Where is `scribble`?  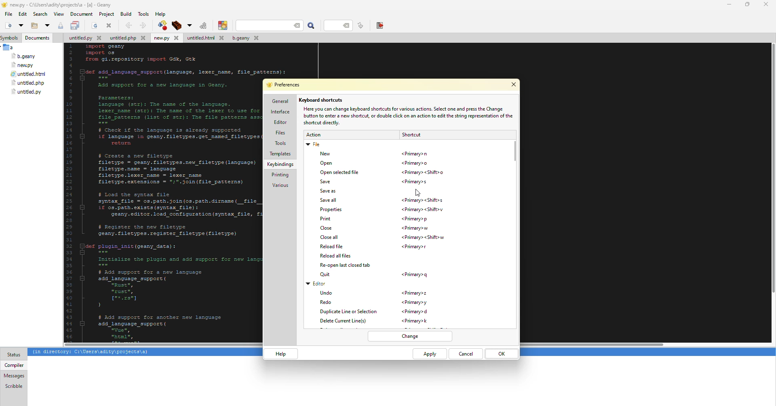 scribble is located at coordinates (13, 386).